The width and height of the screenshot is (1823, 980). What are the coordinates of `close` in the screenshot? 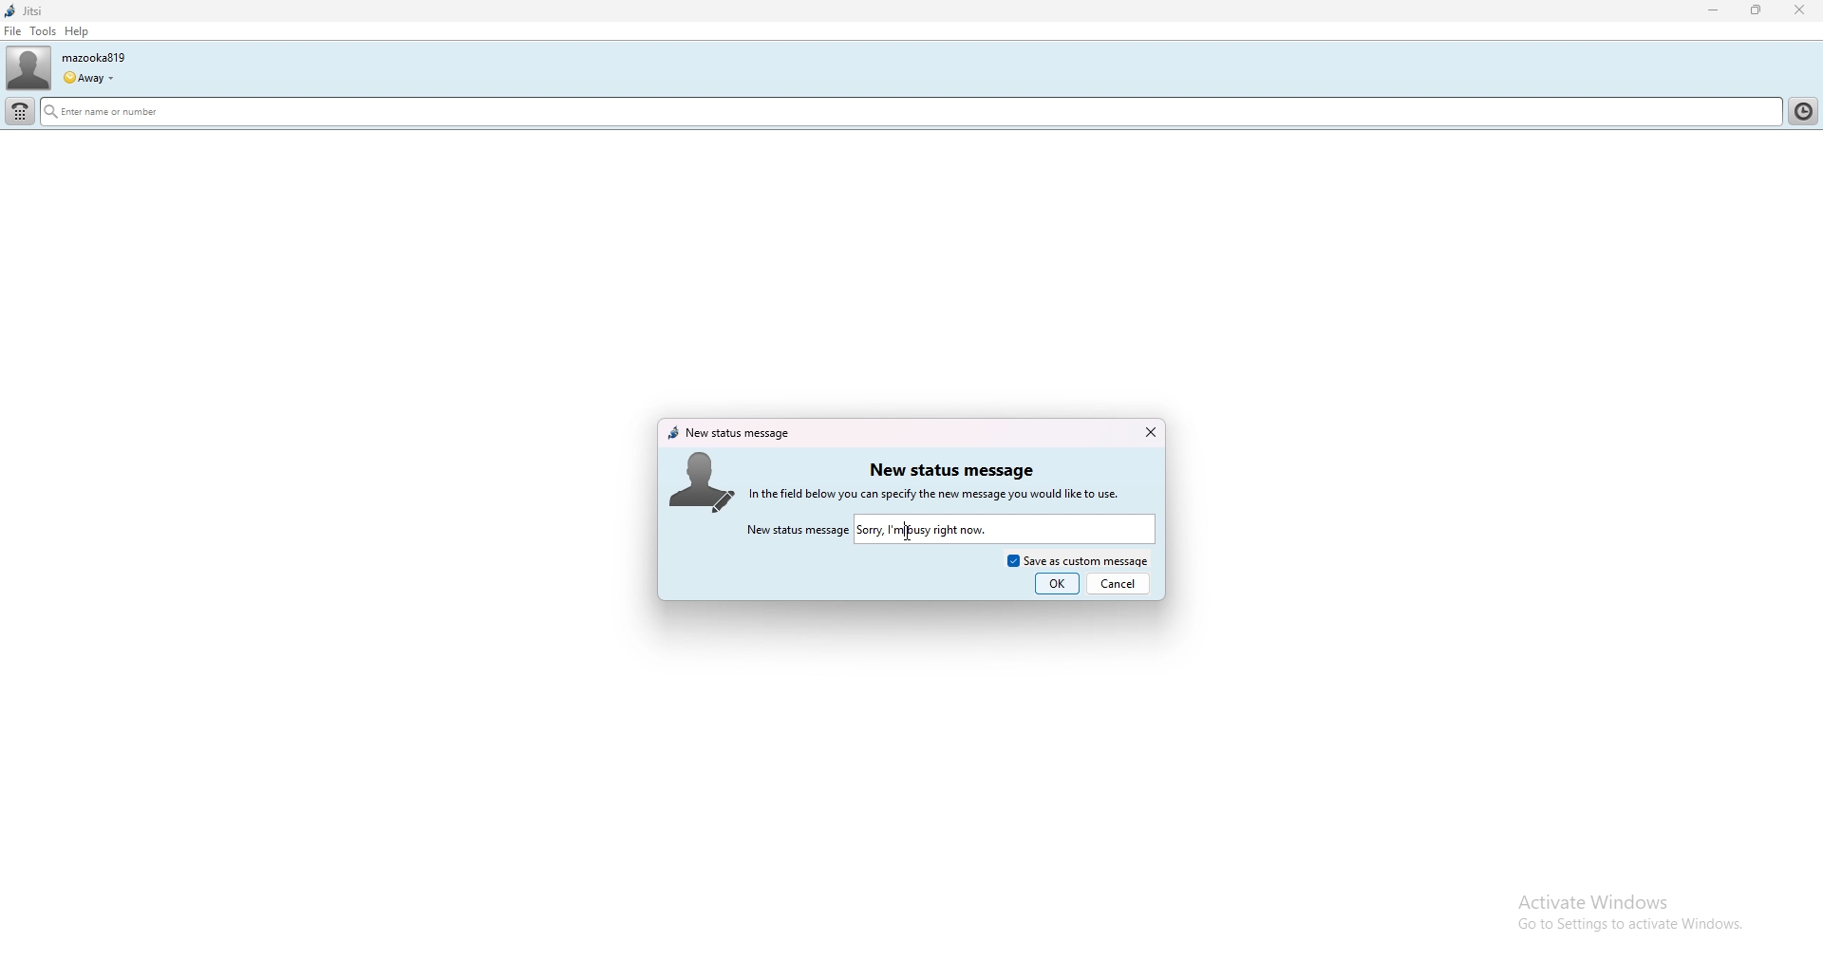 It's located at (1149, 432).